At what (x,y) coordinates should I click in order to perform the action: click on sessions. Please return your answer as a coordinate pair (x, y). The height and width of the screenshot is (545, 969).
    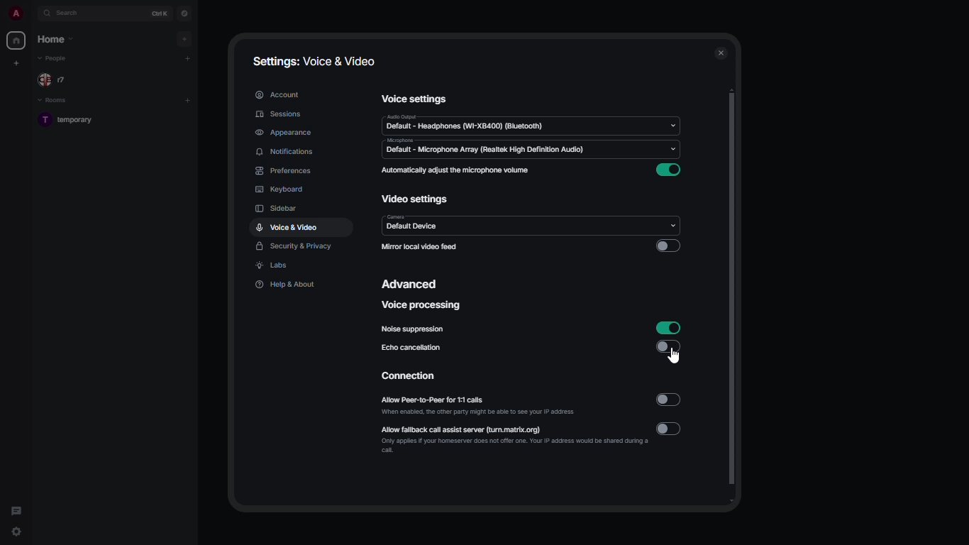
    Looking at the image, I should click on (279, 114).